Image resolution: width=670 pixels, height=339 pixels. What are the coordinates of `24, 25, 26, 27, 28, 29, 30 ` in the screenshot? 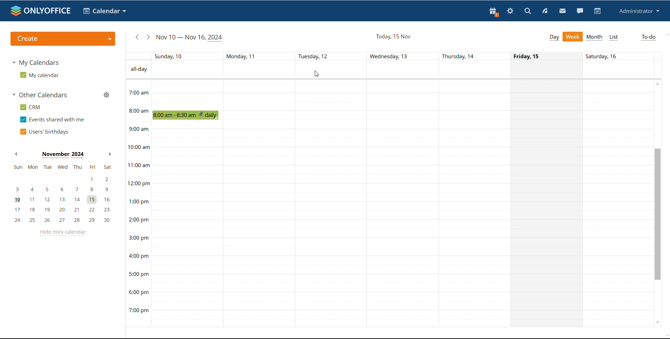 It's located at (65, 220).